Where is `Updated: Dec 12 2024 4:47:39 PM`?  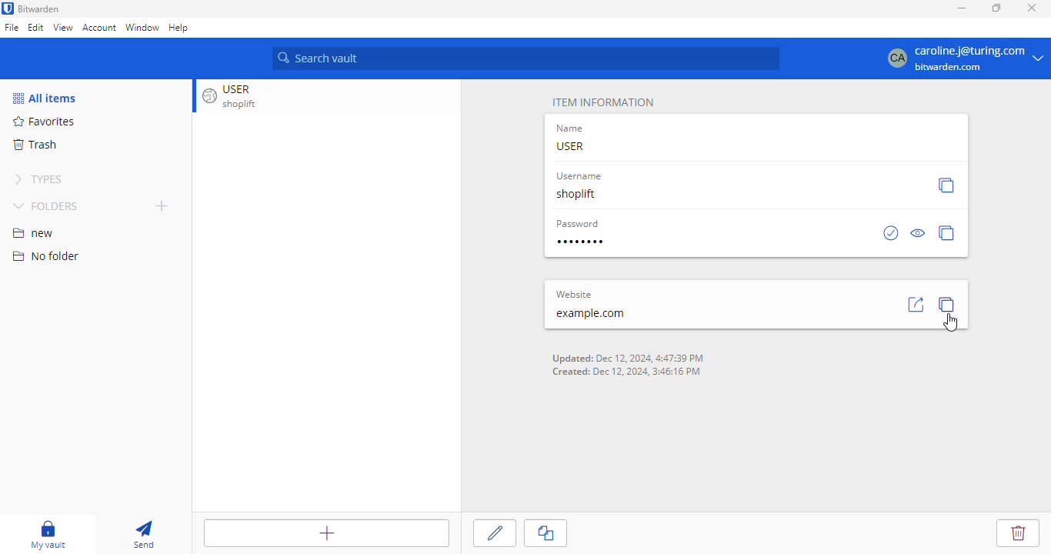
Updated: Dec 12 2024 4:47:39 PM is located at coordinates (626, 357).